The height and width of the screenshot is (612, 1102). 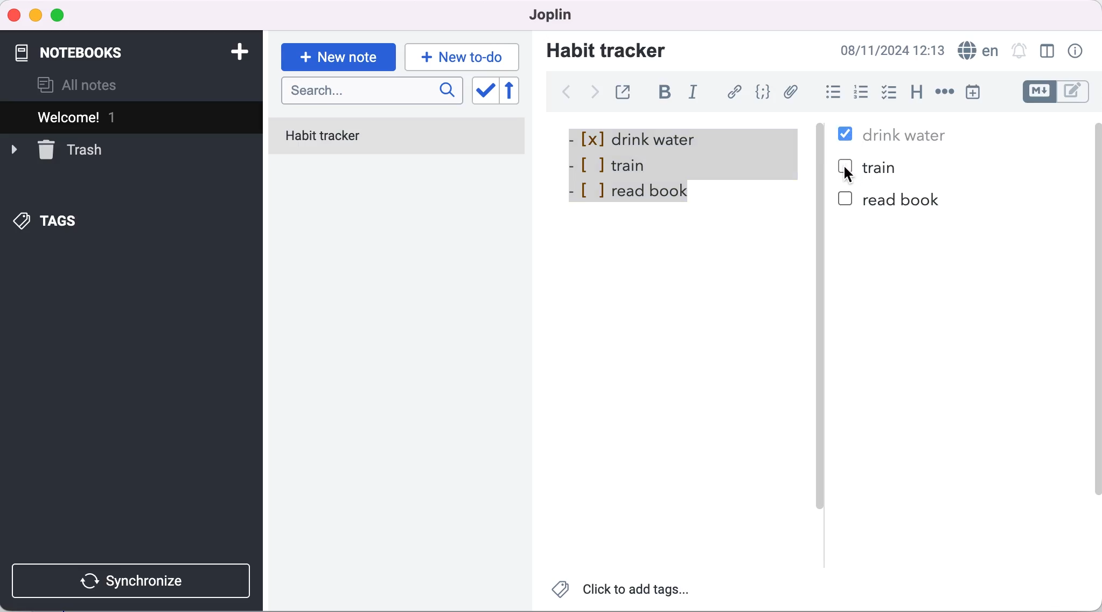 What do you see at coordinates (696, 94) in the screenshot?
I see `italic` at bounding box center [696, 94].